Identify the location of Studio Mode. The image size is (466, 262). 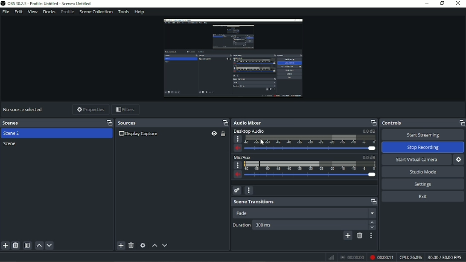
(424, 172).